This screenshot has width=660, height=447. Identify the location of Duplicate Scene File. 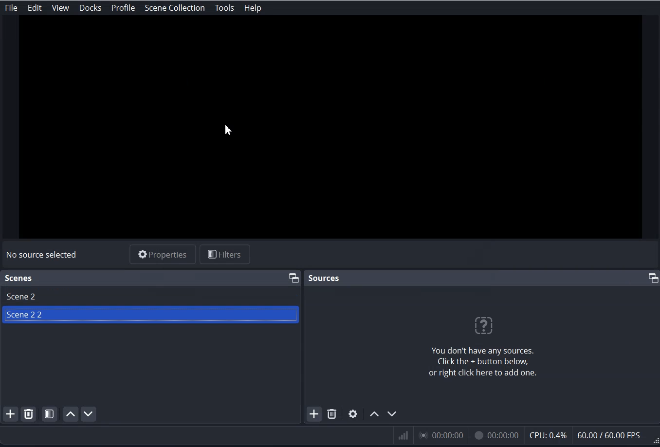
(151, 317).